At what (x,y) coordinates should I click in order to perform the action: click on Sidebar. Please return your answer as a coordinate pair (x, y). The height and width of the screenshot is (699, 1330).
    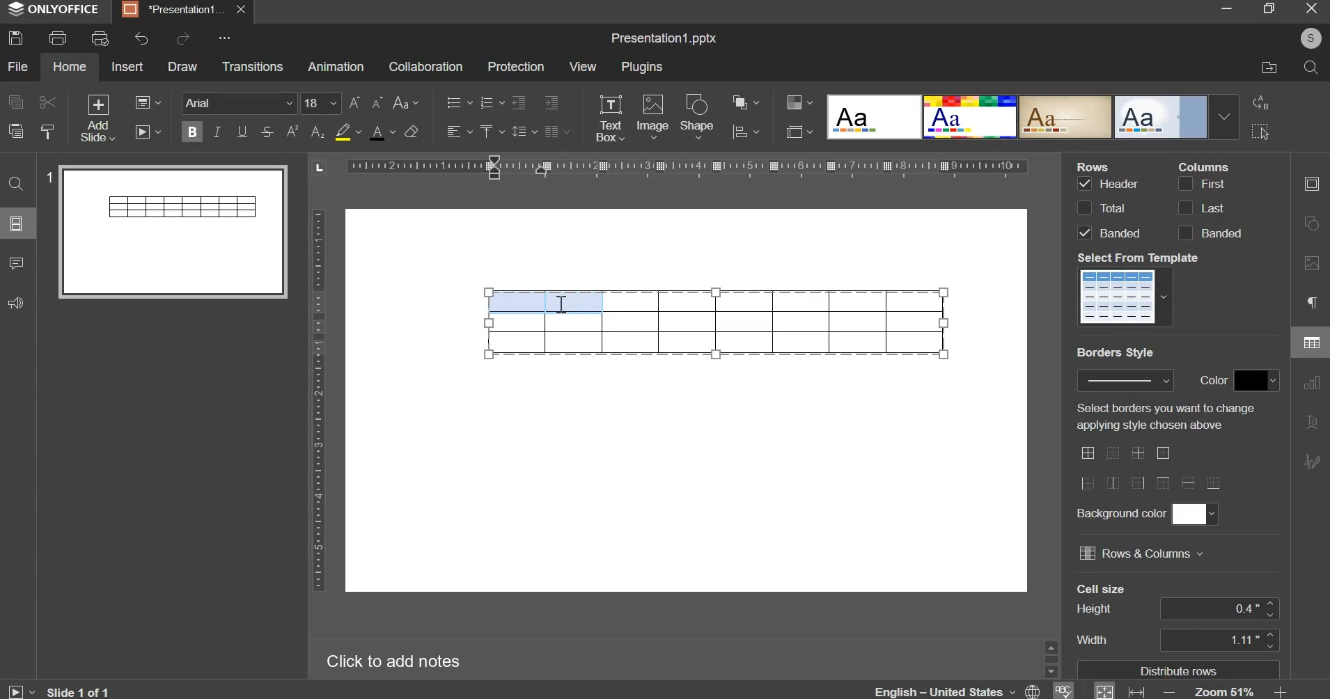
    Looking at the image, I should click on (1050, 657).